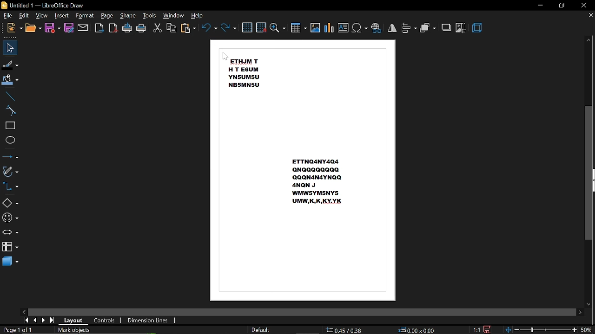  What do you see at coordinates (10, 95) in the screenshot?
I see `line` at bounding box center [10, 95].